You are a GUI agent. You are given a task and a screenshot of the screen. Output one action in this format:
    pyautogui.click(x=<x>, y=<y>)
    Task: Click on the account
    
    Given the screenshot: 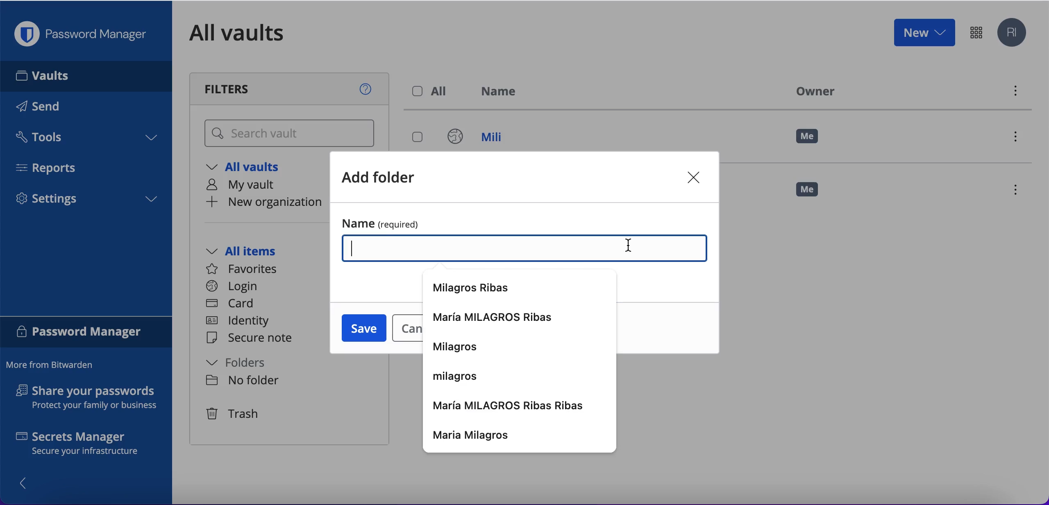 What is the action you would take?
    pyautogui.click(x=1014, y=33)
    